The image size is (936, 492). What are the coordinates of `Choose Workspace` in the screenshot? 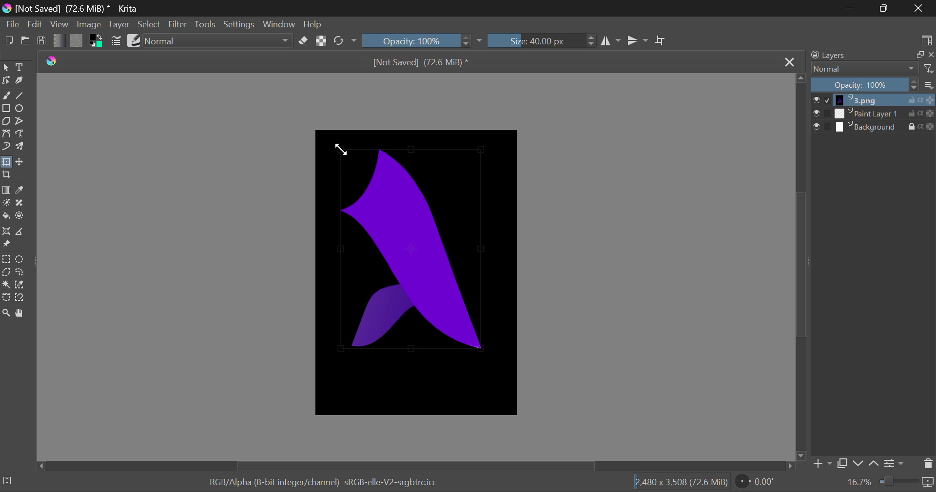 It's located at (927, 40).